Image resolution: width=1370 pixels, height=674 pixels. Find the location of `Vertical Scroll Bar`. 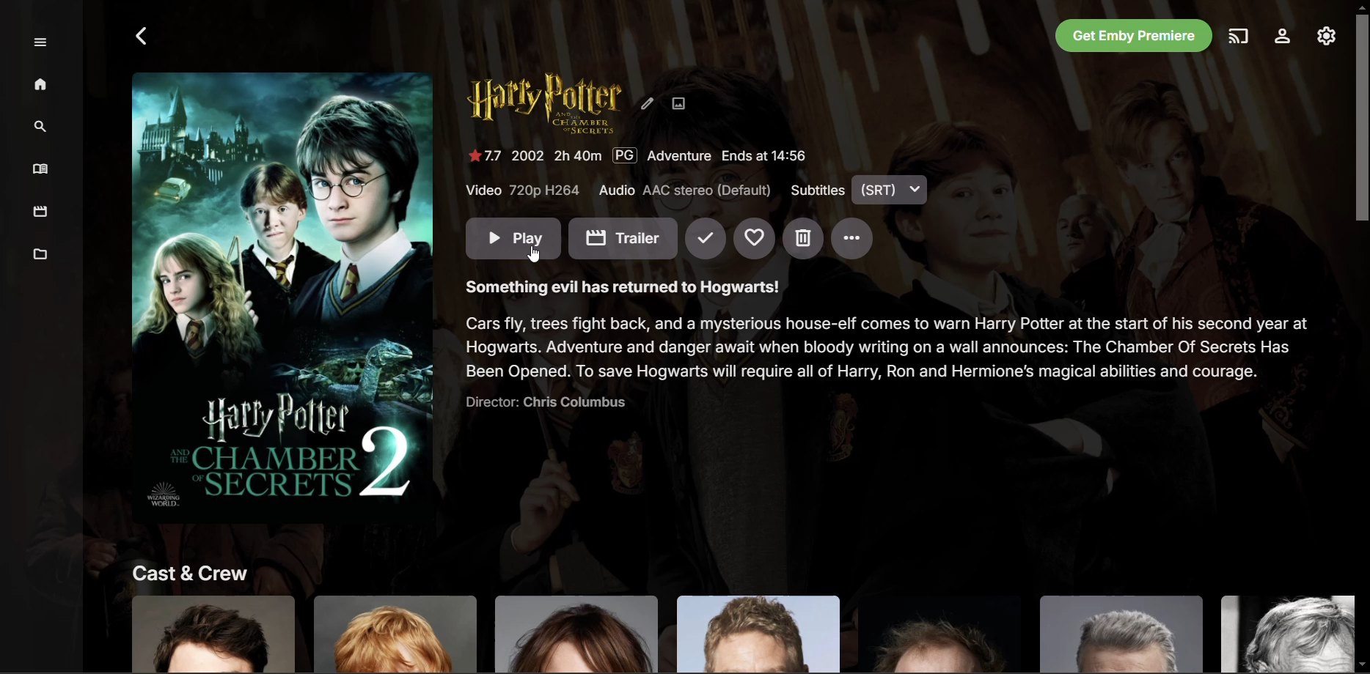

Vertical Scroll Bar is located at coordinates (1361, 337).